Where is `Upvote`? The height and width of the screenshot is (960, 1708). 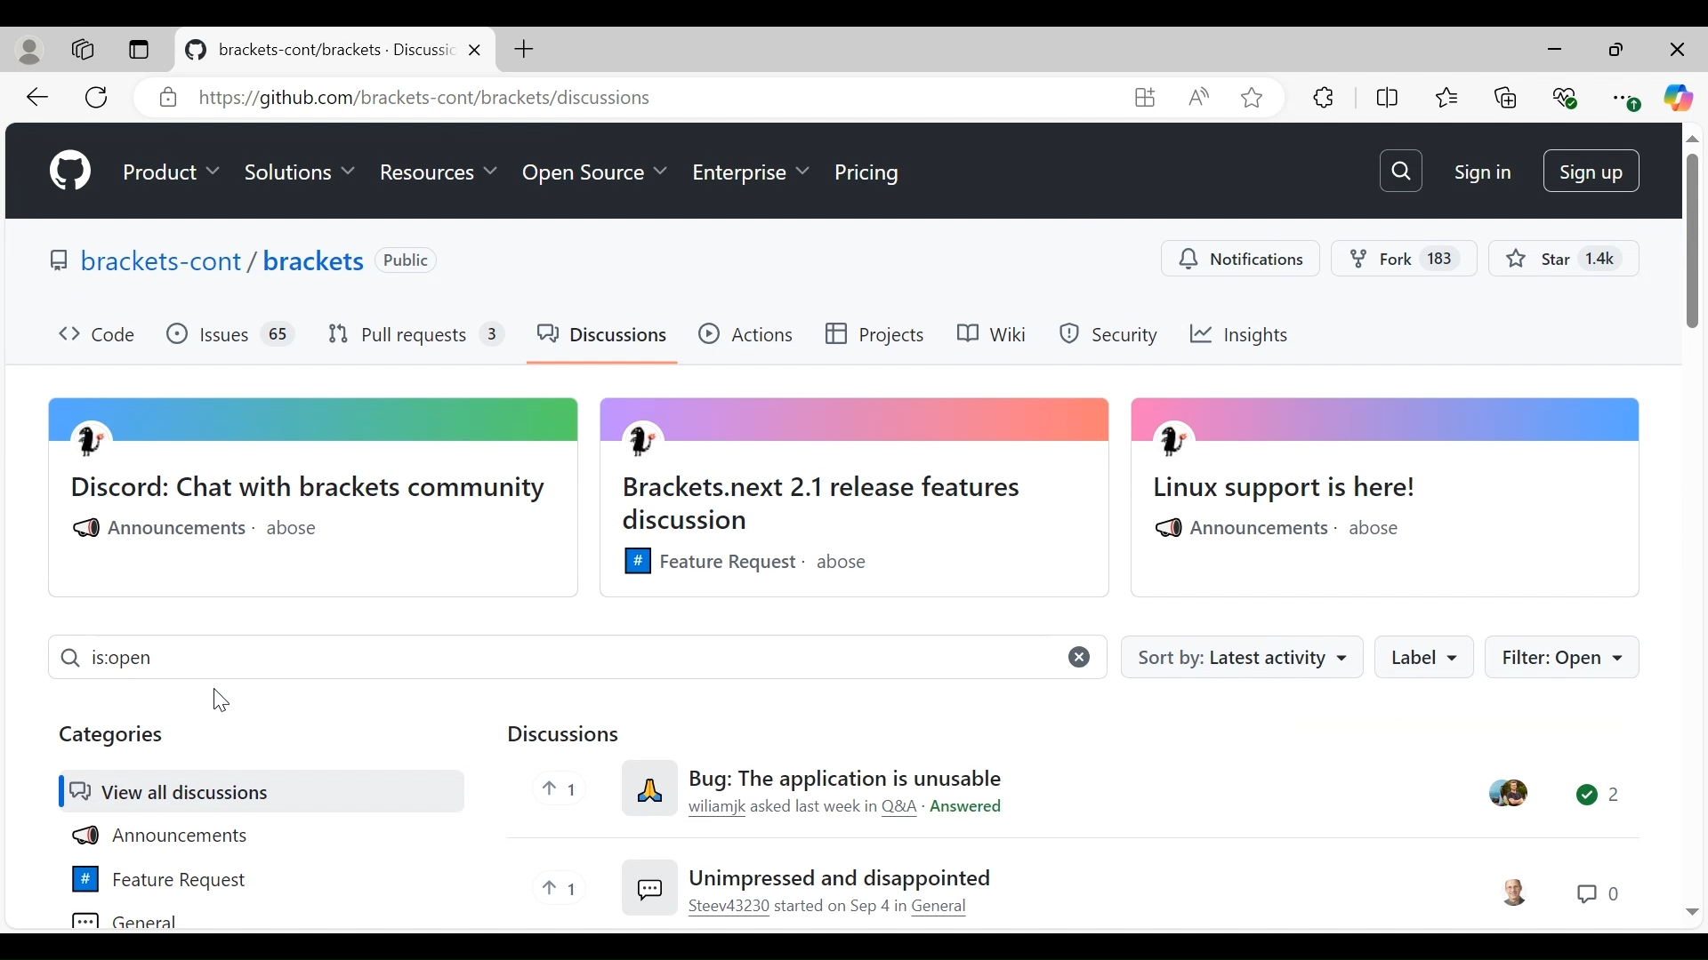
Upvote is located at coordinates (556, 791).